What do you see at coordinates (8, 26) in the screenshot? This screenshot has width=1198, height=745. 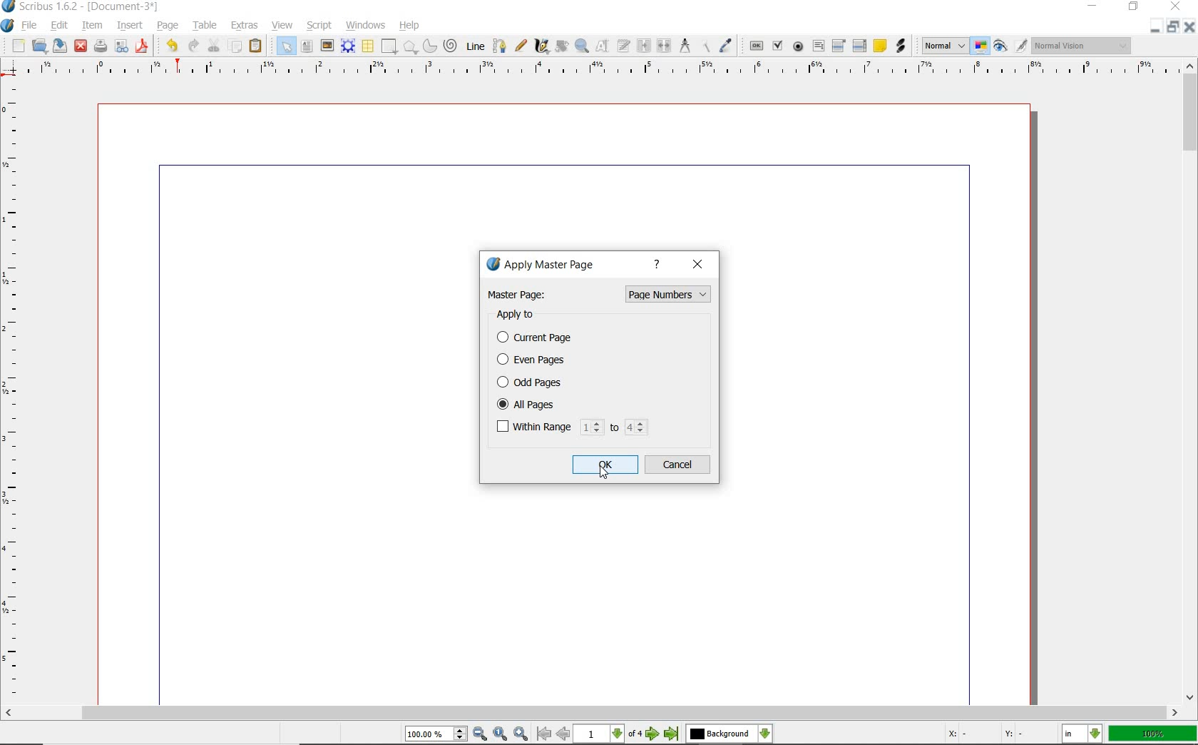 I see `system logo` at bounding box center [8, 26].